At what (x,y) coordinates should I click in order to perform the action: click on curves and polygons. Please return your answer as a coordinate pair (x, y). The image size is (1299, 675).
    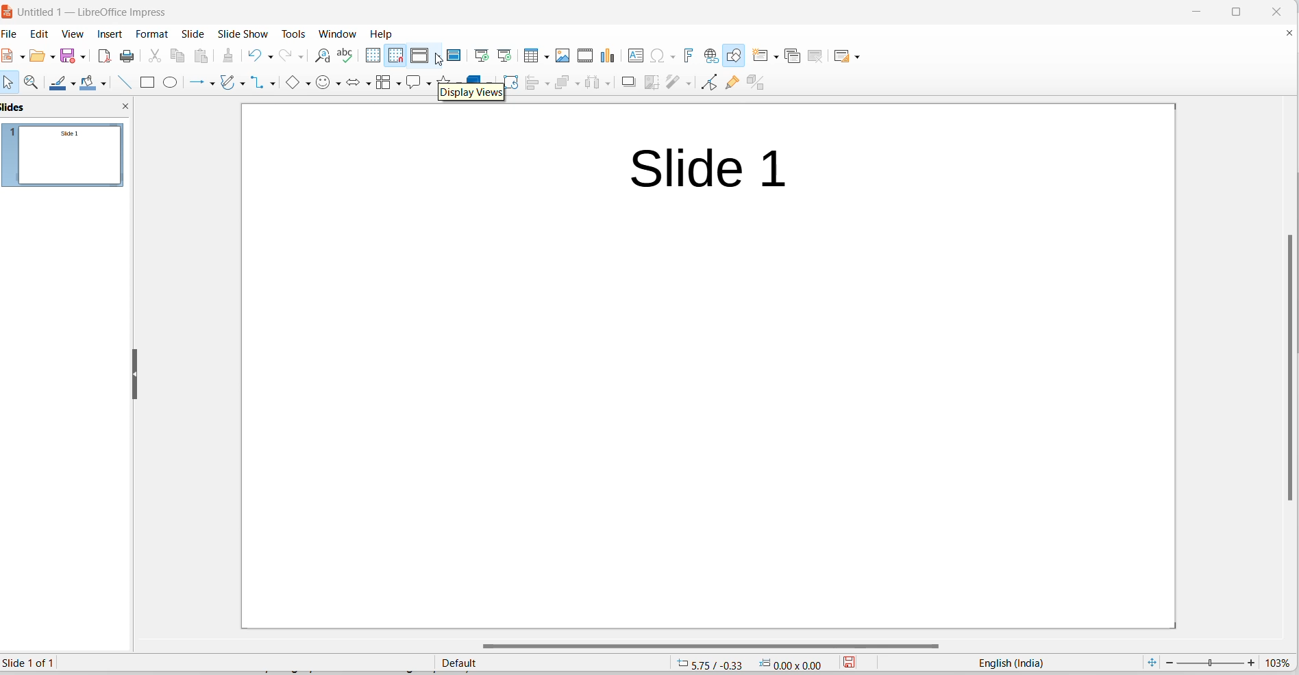
    Looking at the image, I should click on (230, 84).